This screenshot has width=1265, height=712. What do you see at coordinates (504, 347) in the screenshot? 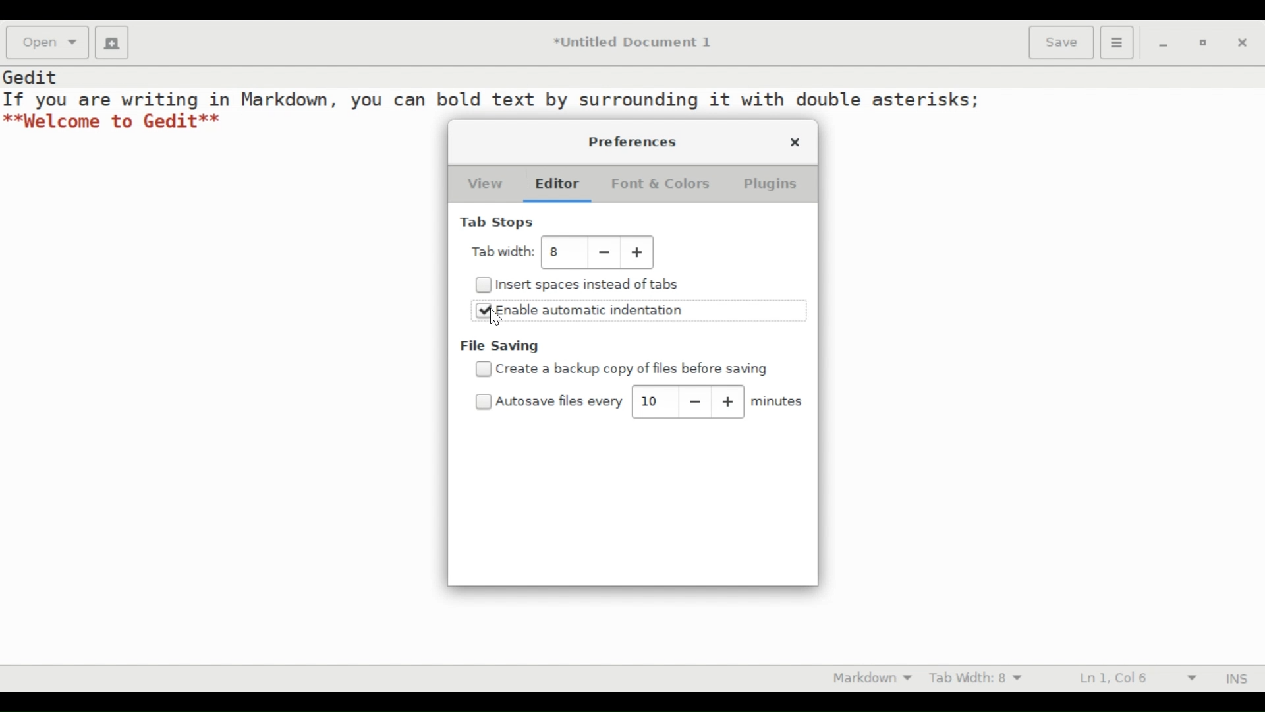
I see `File saving` at bounding box center [504, 347].